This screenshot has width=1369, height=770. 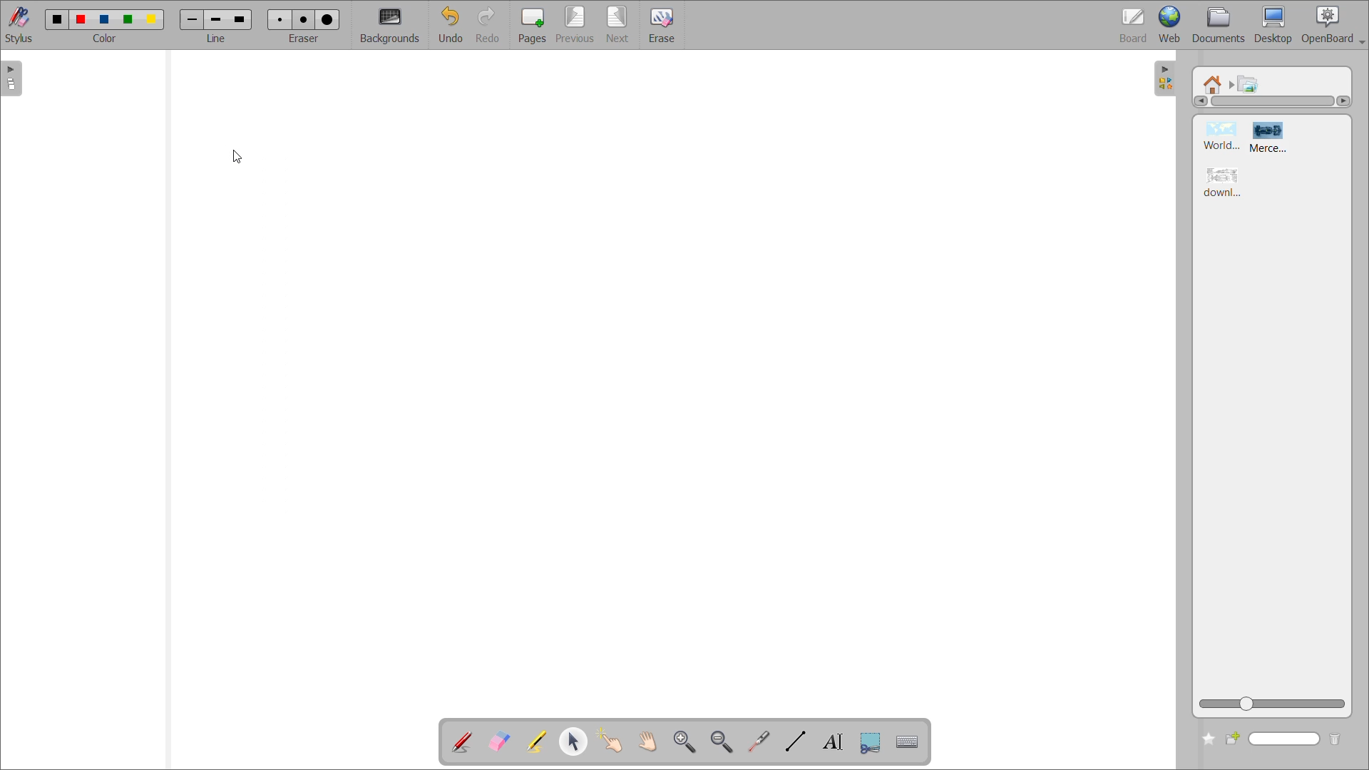 What do you see at coordinates (760, 741) in the screenshot?
I see `virtual laser pointer` at bounding box center [760, 741].